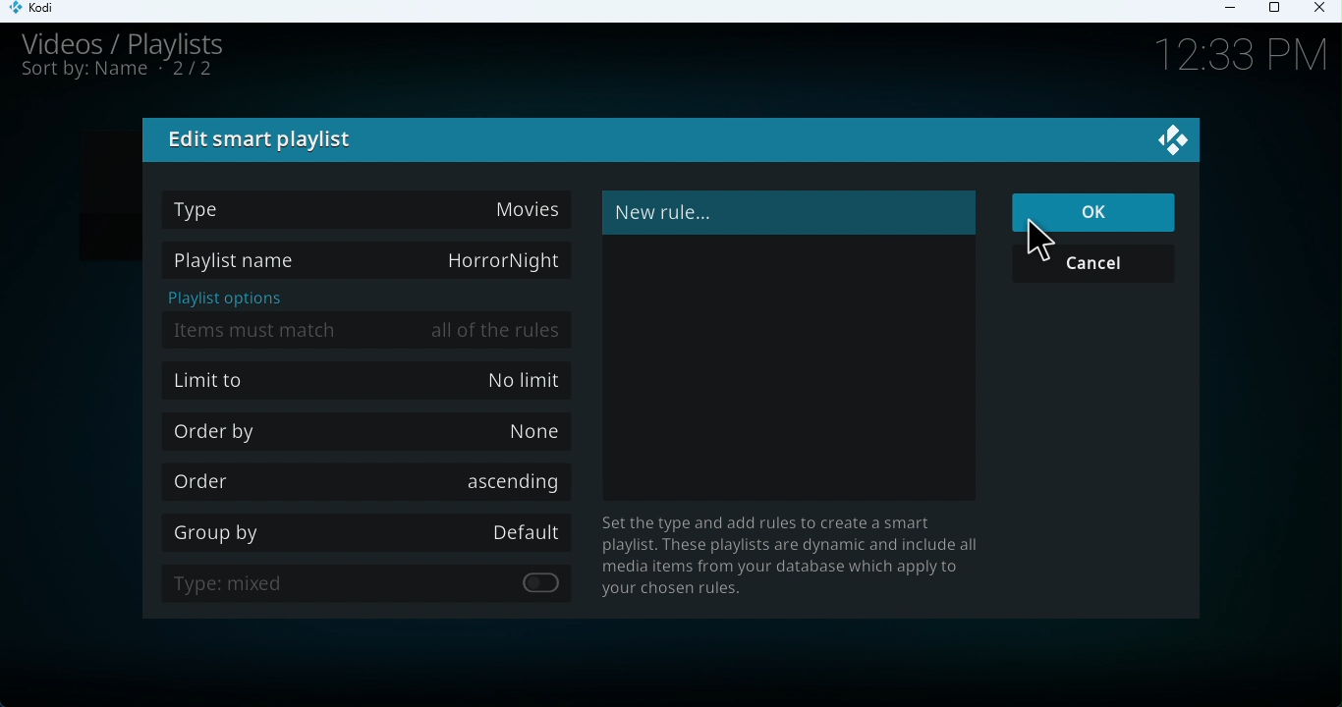  Describe the element at coordinates (363, 480) in the screenshot. I see `Order` at that location.